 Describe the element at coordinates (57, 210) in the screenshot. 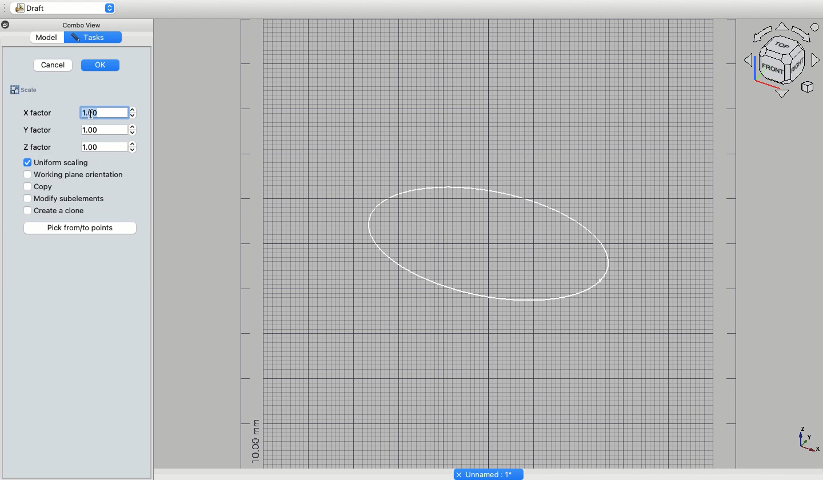

I see `Create a clone` at that location.